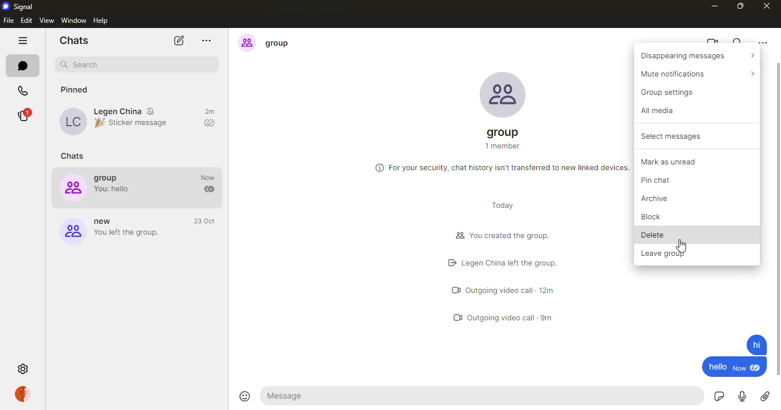 The image size is (781, 410). What do you see at coordinates (210, 41) in the screenshot?
I see `more` at bounding box center [210, 41].